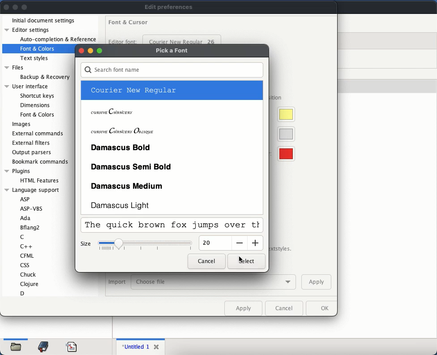  I want to click on apply, so click(316, 282).